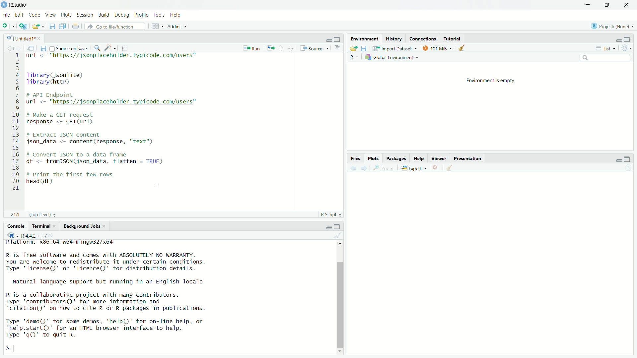 Image resolution: width=637 pixels, height=358 pixels. What do you see at coordinates (62, 26) in the screenshot?
I see `Save all open documents` at bounding box center [62, 26].